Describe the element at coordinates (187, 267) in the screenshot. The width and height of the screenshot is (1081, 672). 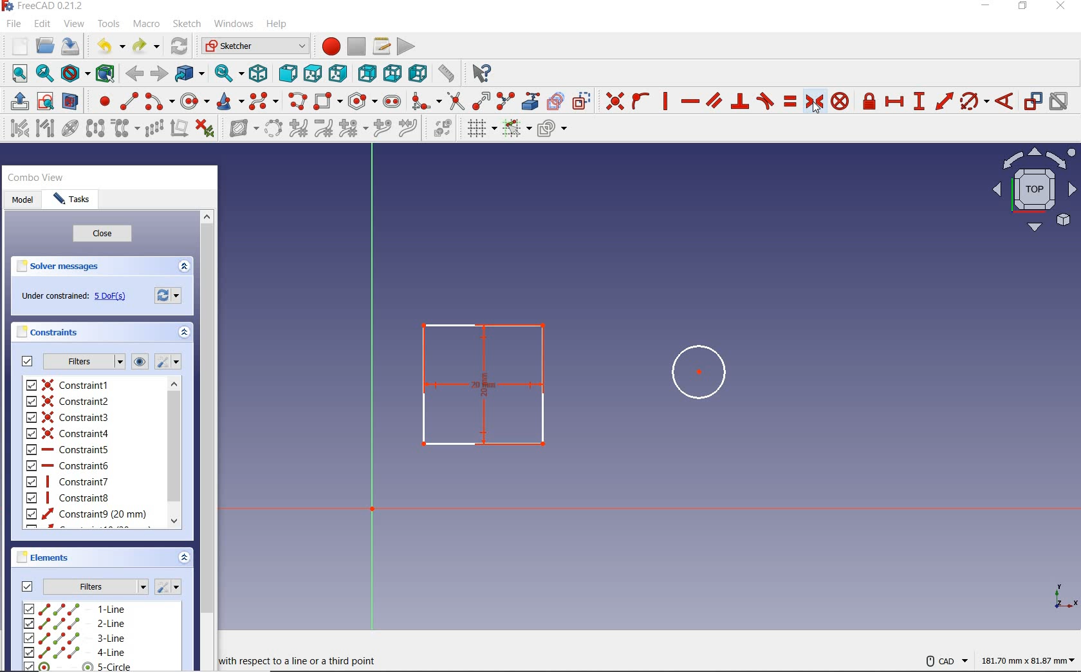
I see `expand` at that location.